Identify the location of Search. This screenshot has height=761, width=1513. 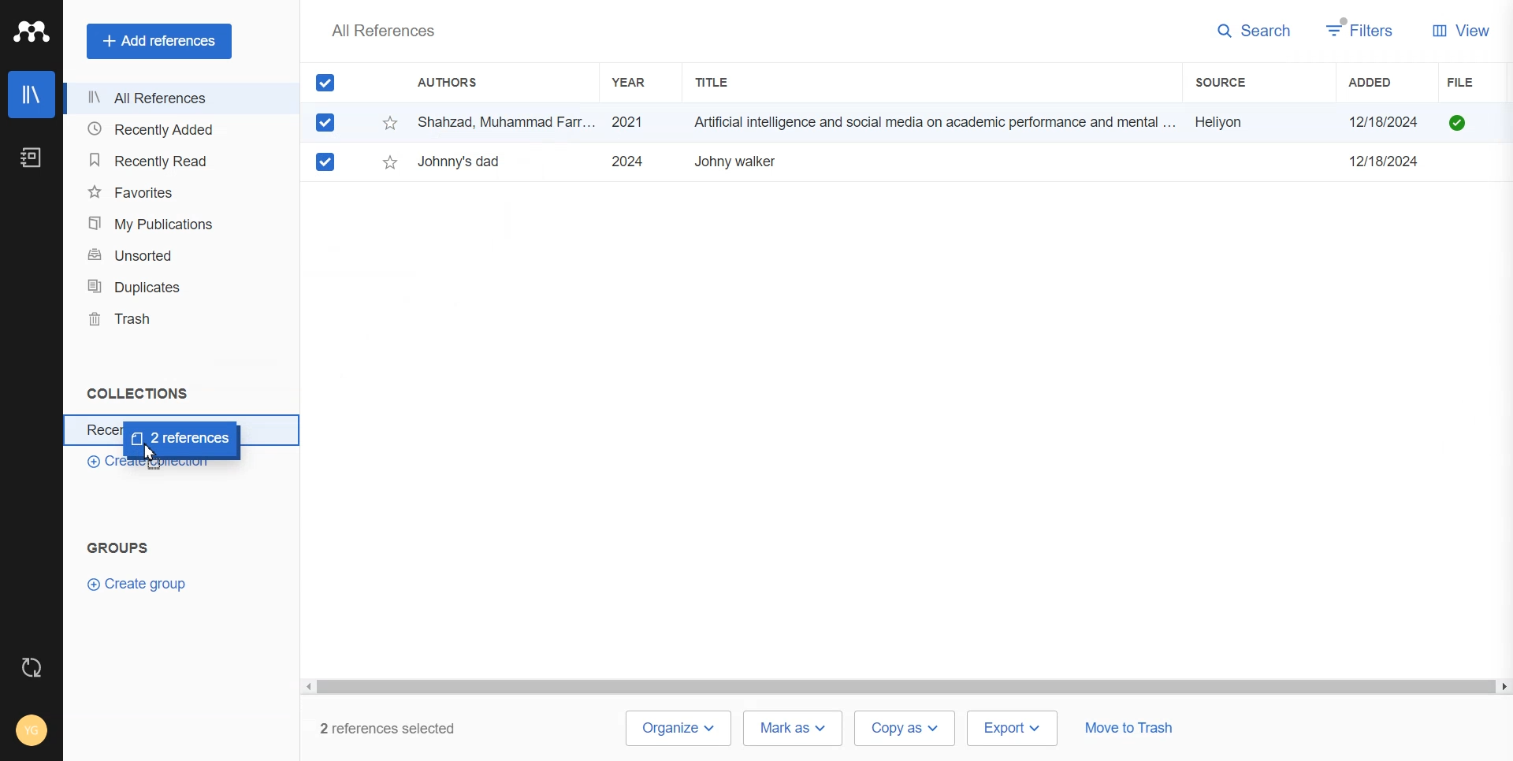
(1255, 32).